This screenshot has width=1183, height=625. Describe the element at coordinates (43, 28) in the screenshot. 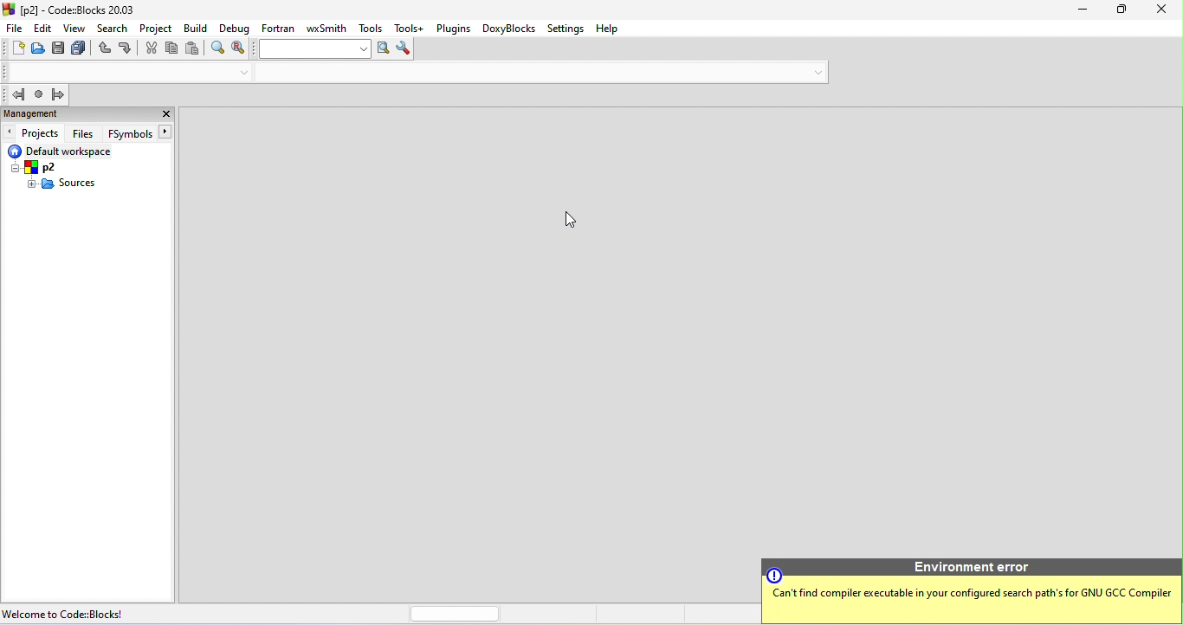

I see `edit` at that location.